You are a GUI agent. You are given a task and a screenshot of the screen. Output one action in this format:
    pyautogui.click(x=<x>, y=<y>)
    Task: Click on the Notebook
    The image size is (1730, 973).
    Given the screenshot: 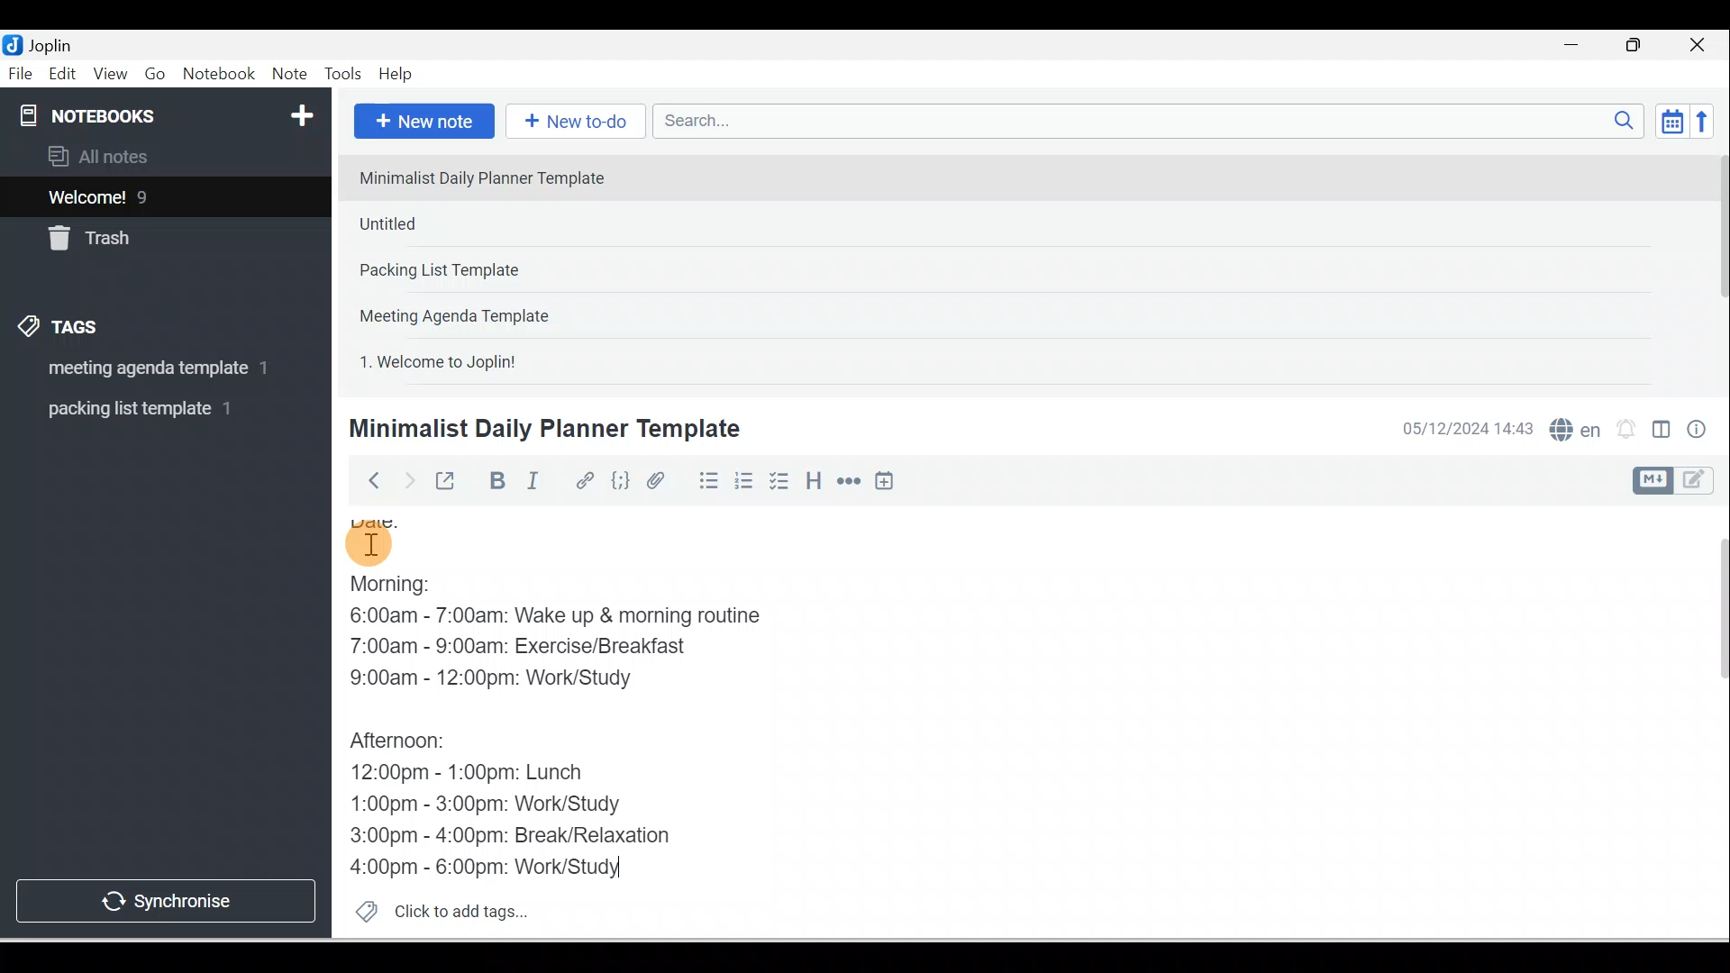 What is the action you would take?
    pyautogui.click(x=218, y=75)
    